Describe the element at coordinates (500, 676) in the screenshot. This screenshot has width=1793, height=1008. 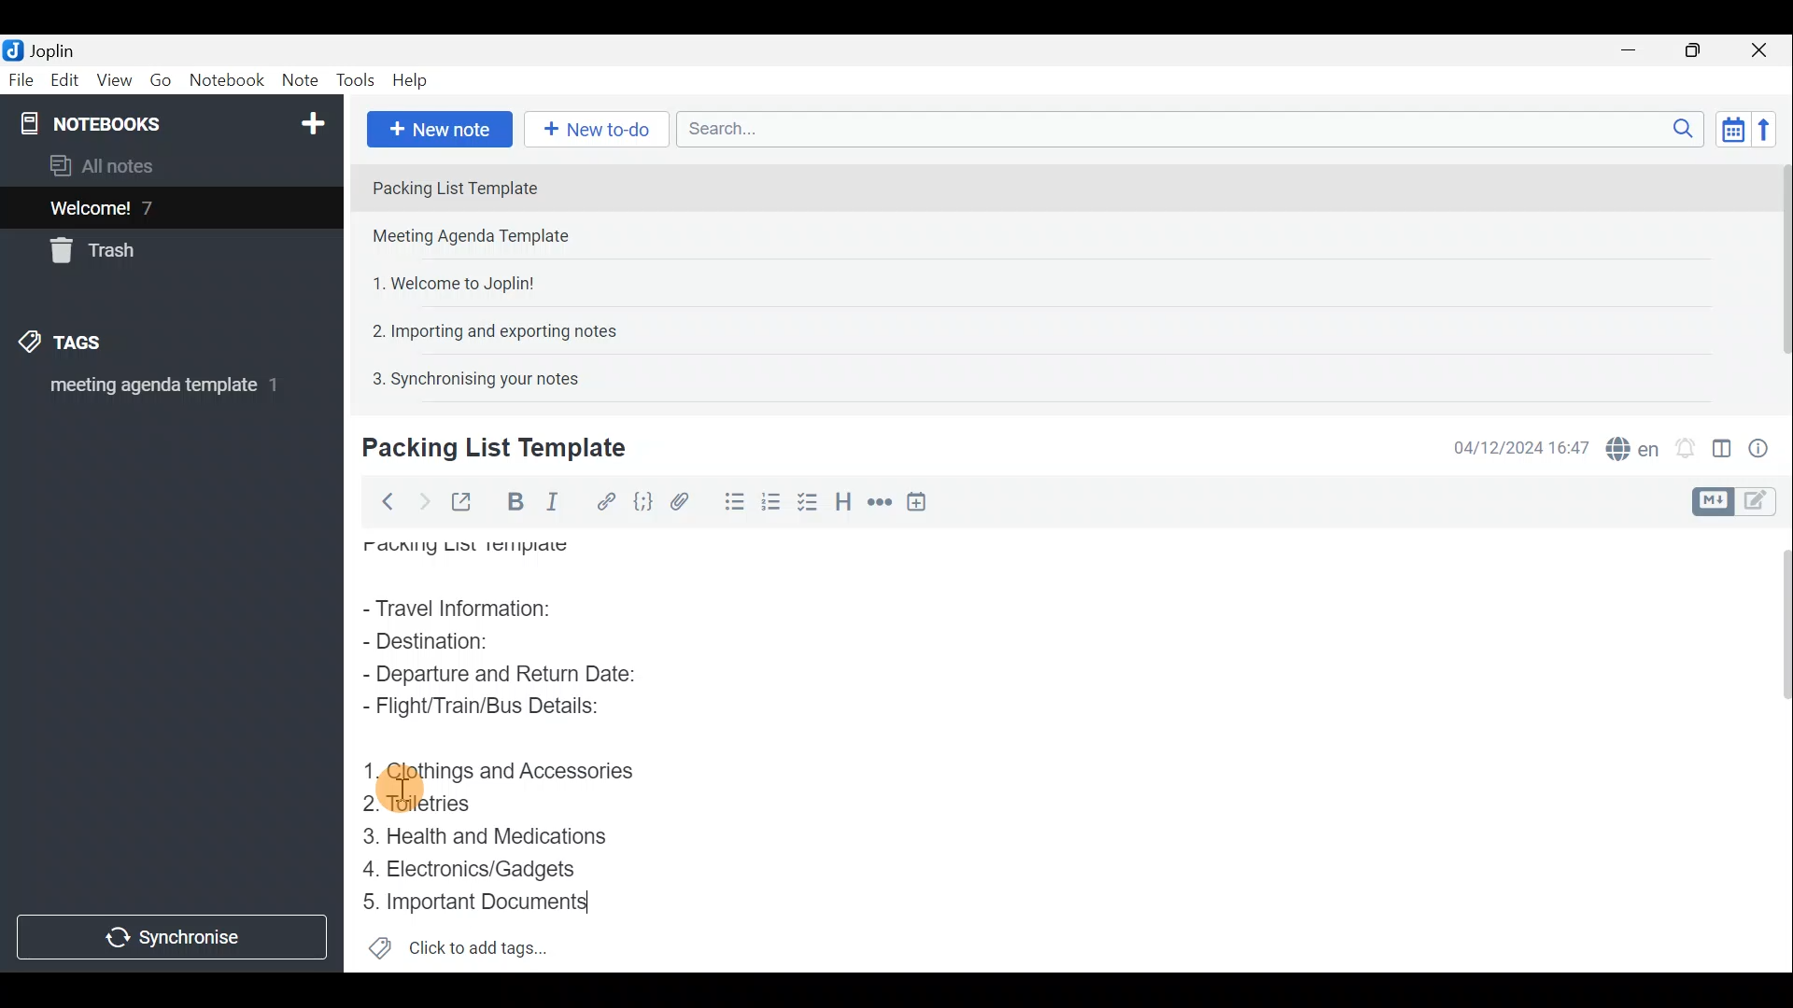
I see `Departure and Return Date:` at that location.